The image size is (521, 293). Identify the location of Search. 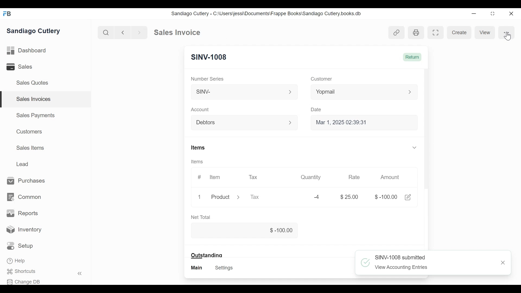
(106, 32).